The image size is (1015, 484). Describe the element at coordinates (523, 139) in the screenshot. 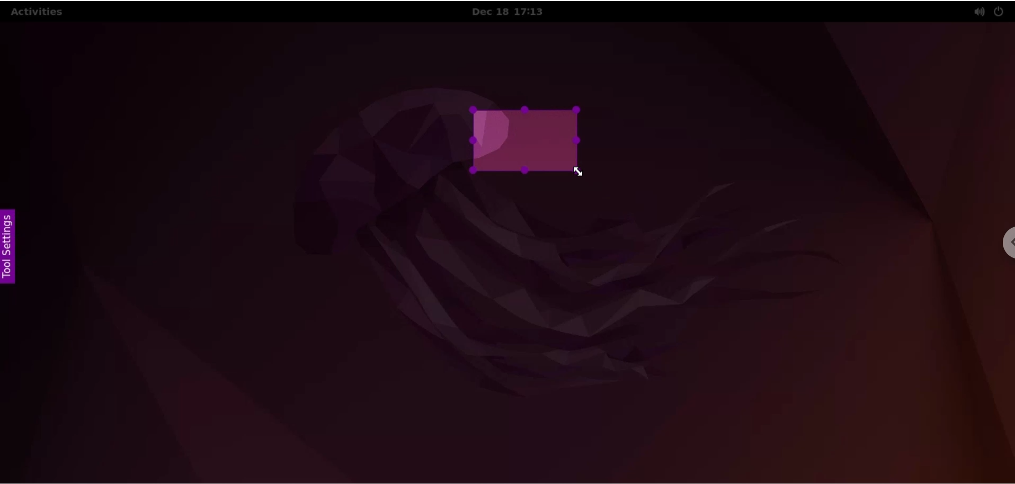

I see `selected screenshot area` at that location.